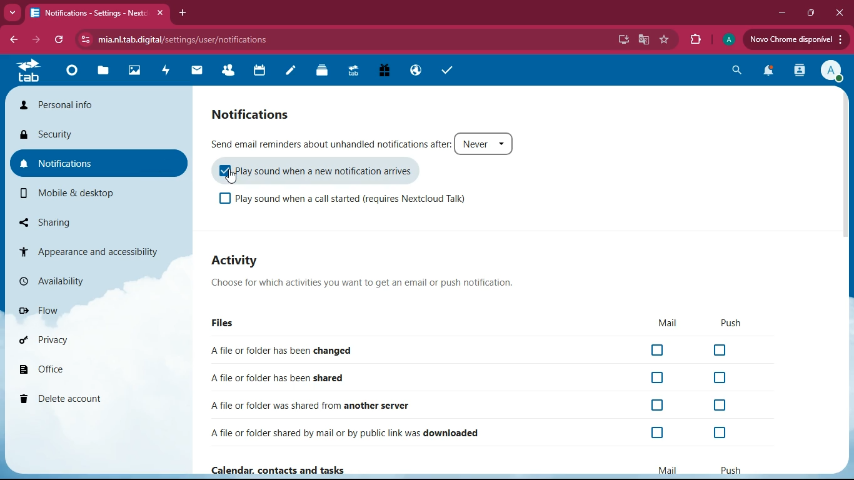  What do you see at coordinates (96, 132) in the screenshot?
I see `security` at bounding box center [96, 132].